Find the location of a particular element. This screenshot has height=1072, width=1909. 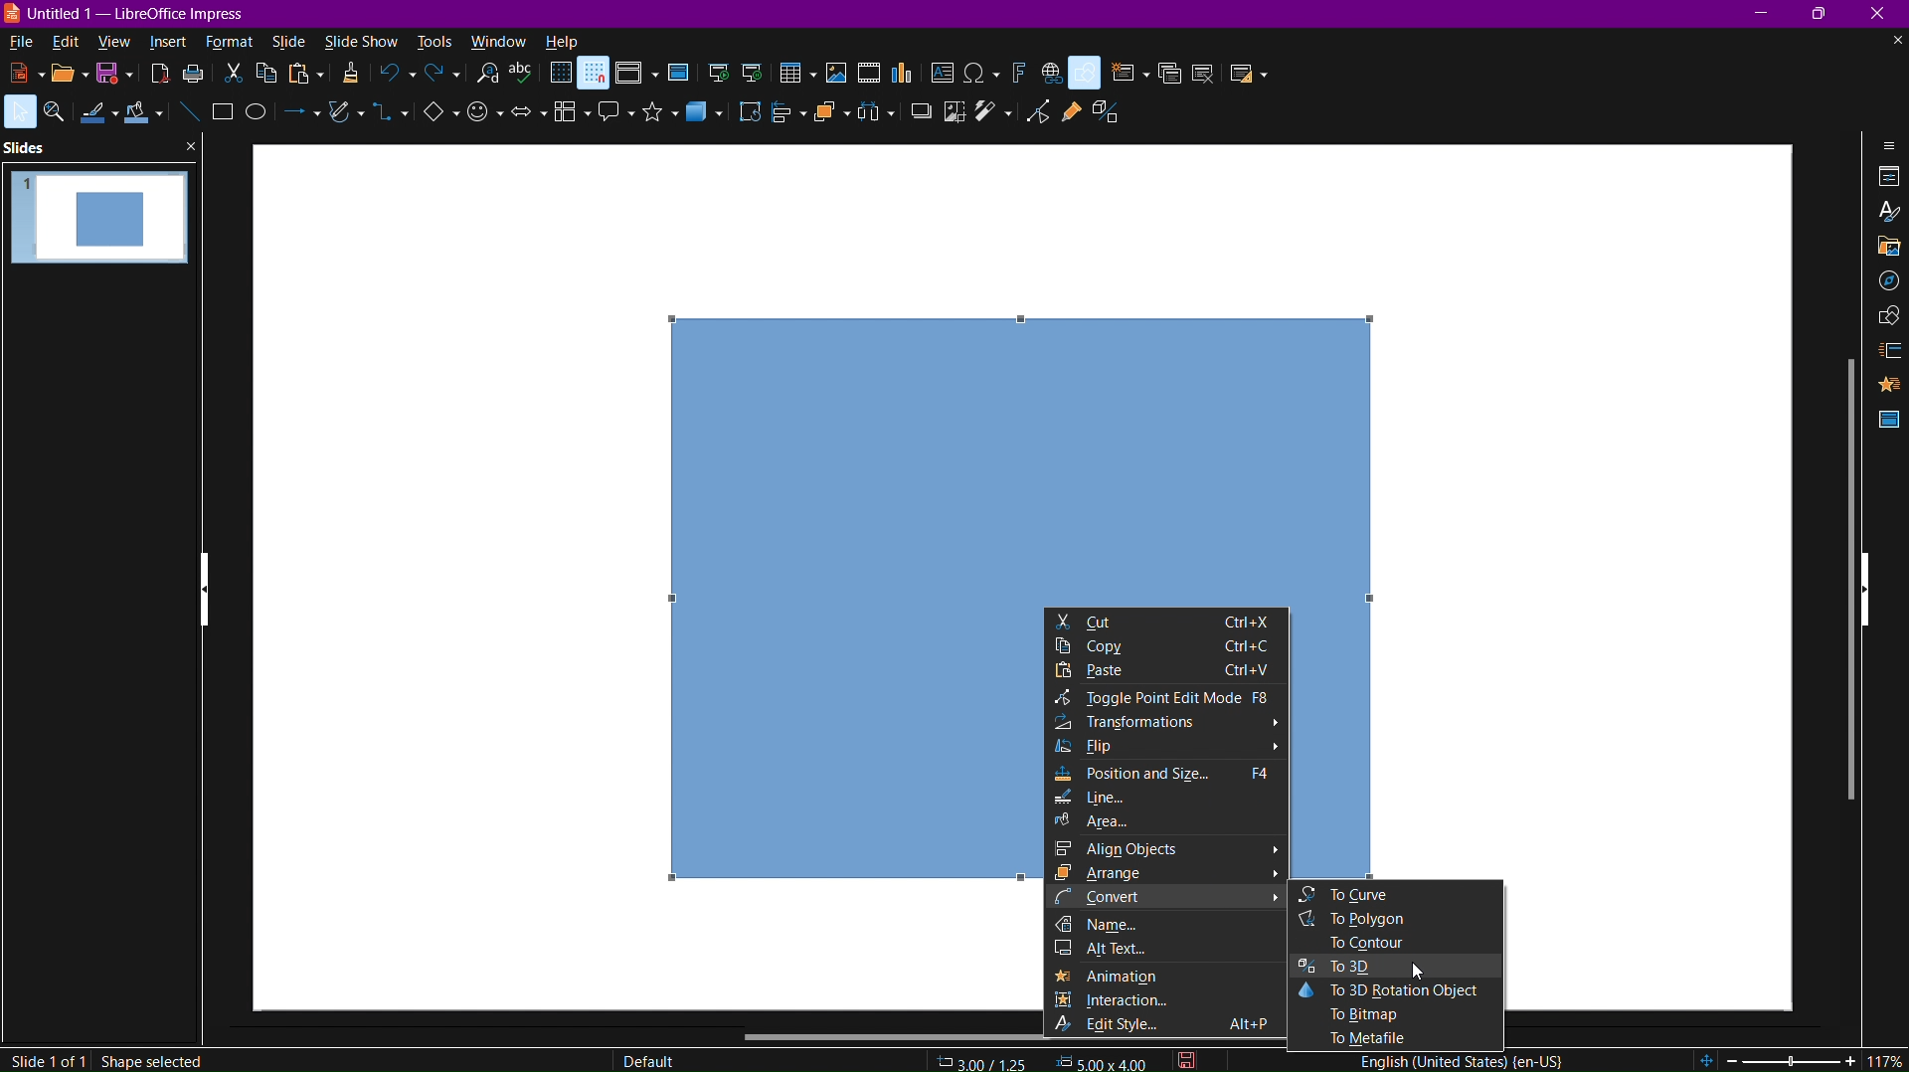

Paste is located at coordinates (1167, 673).